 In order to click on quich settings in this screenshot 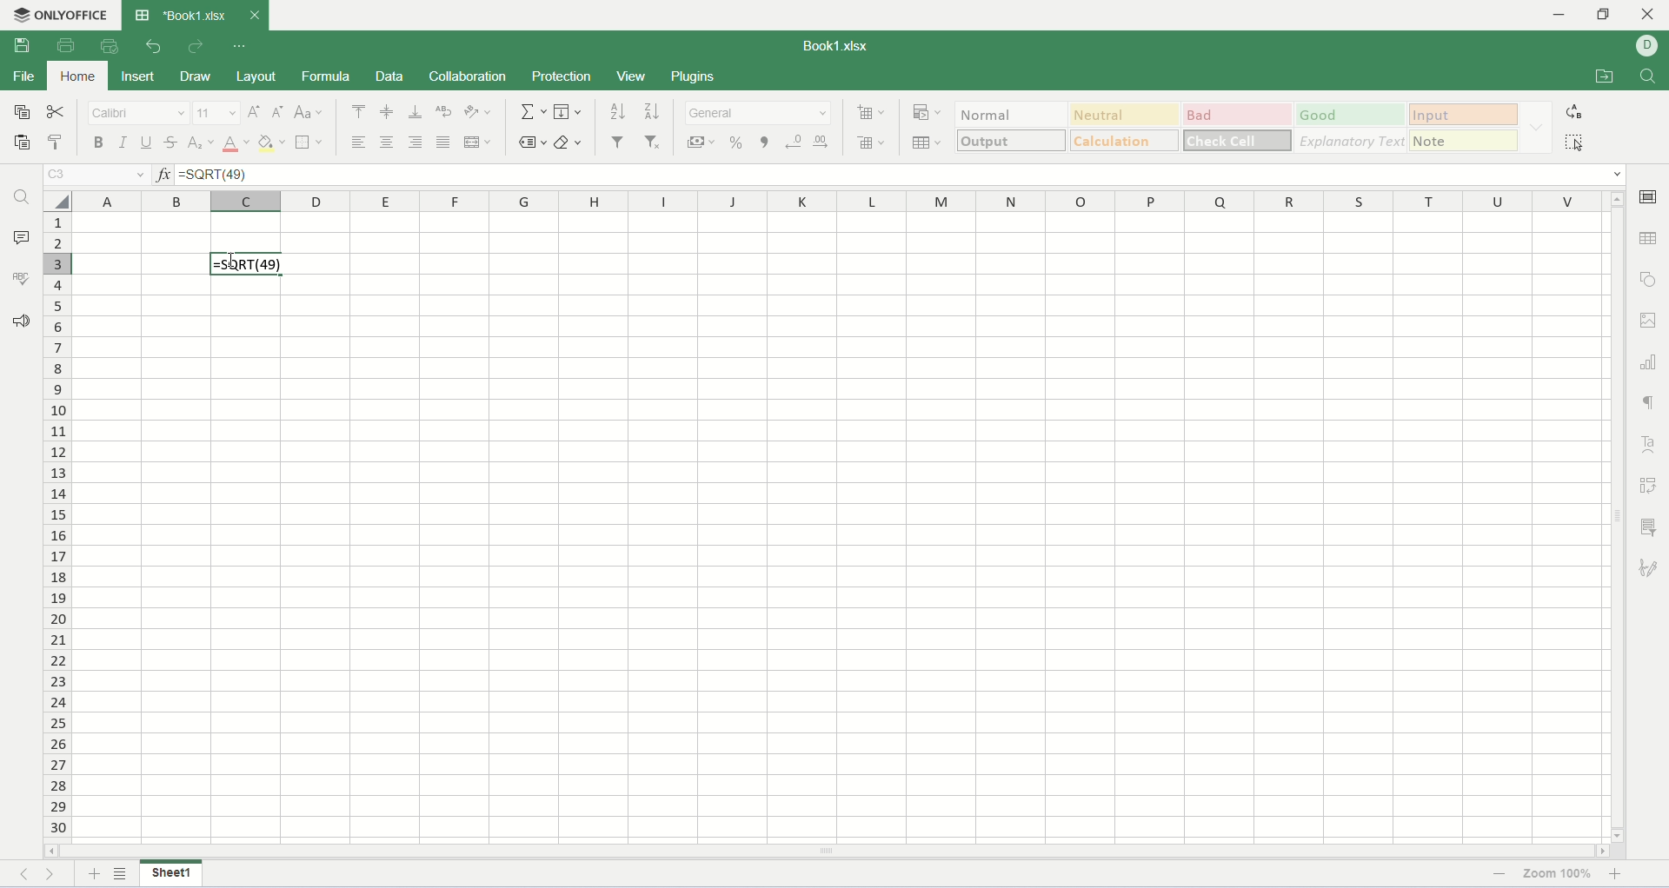, I will do `click(241, 46)`.